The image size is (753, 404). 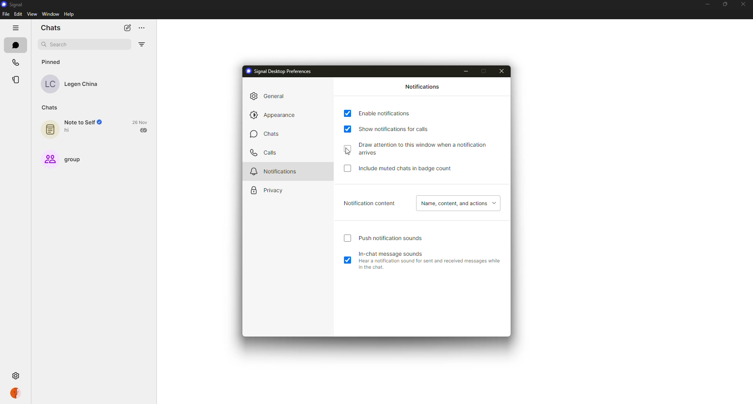 I want to click on minimize, so click(x=466, y=72).